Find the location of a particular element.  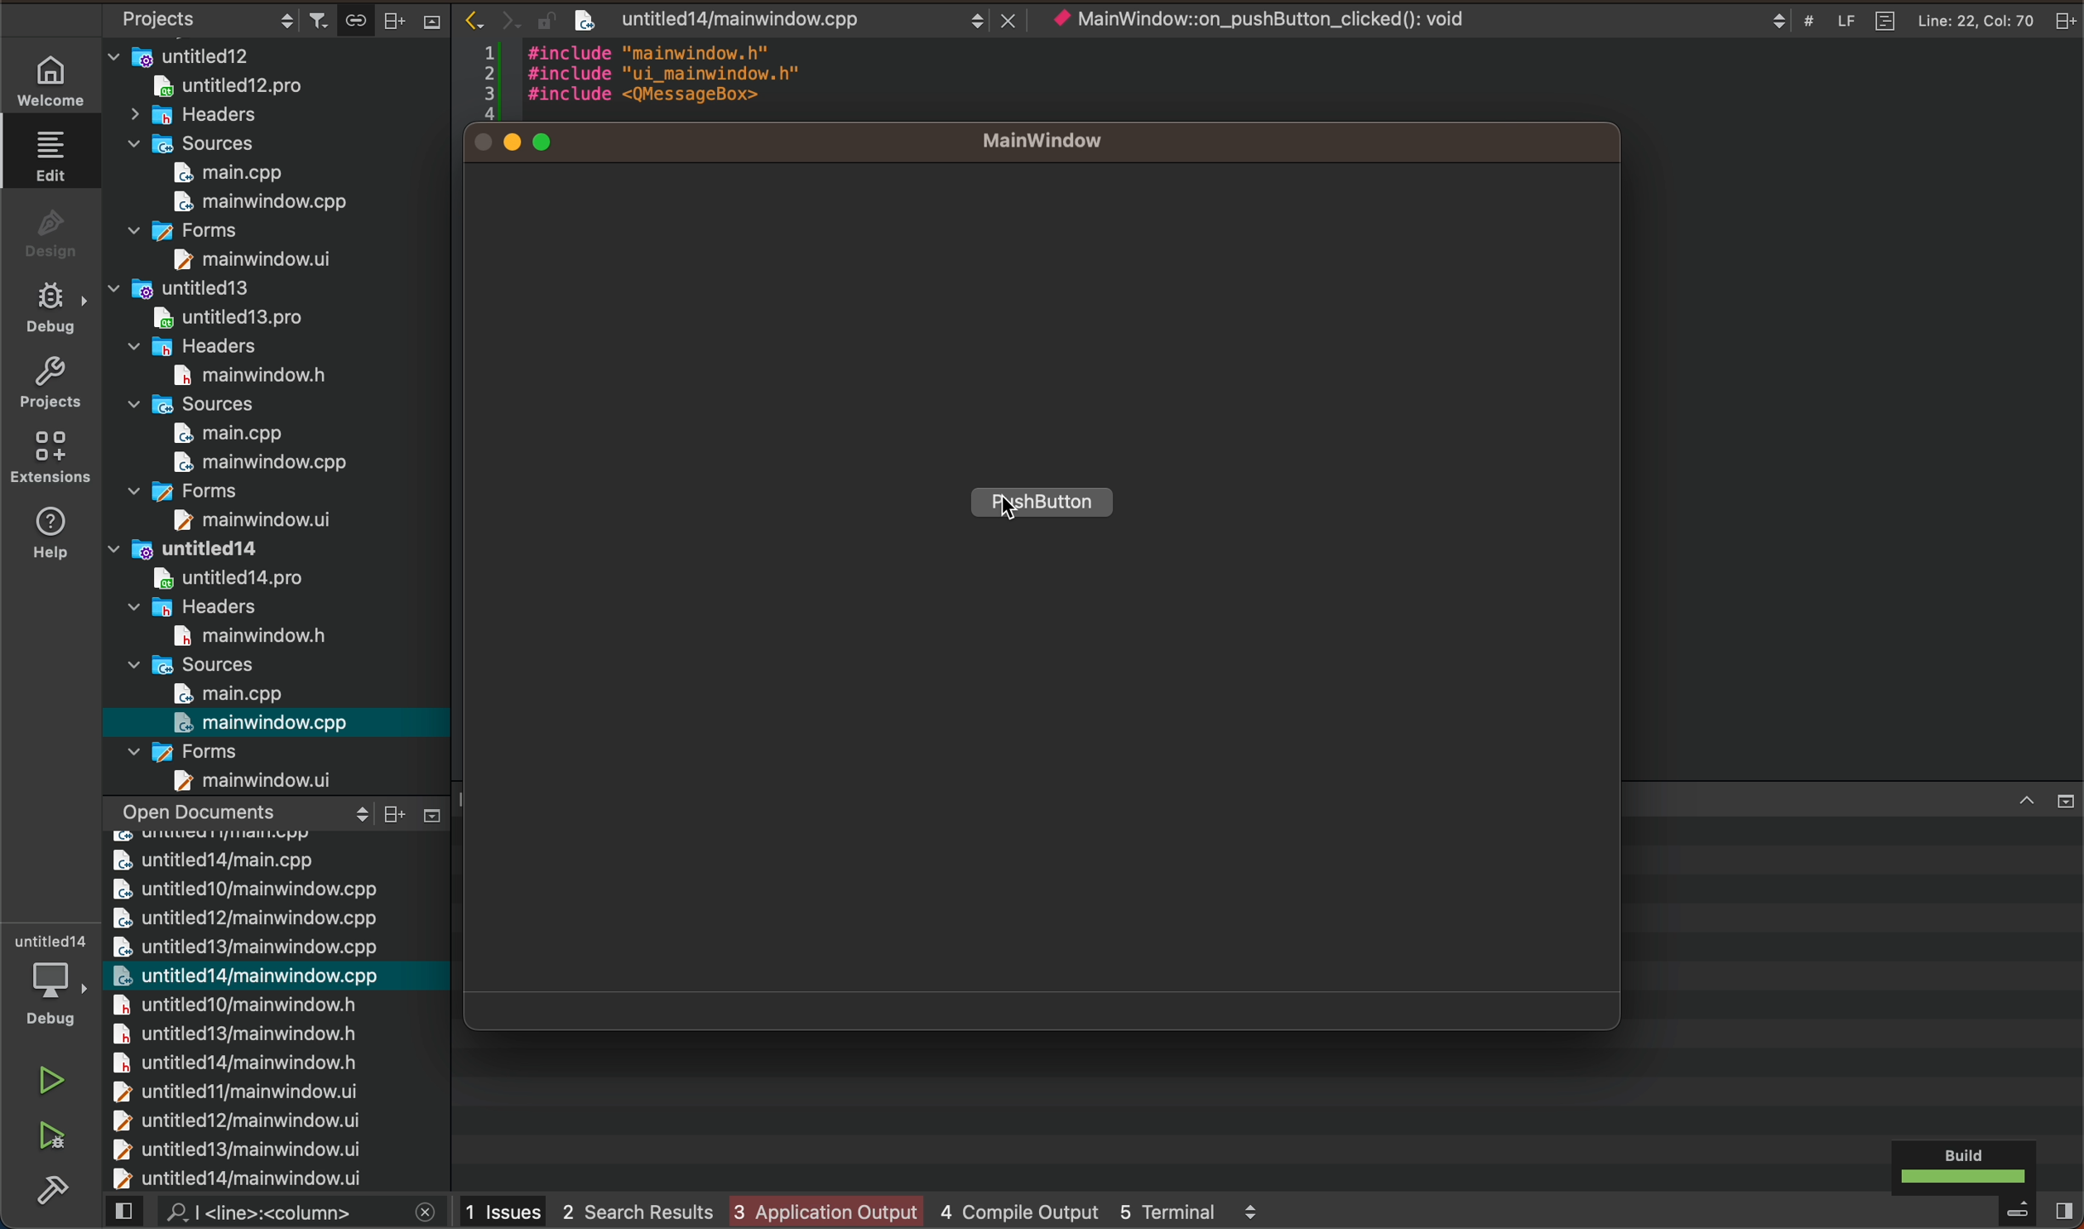

main window.cpp is located at coordinates (263, 722).